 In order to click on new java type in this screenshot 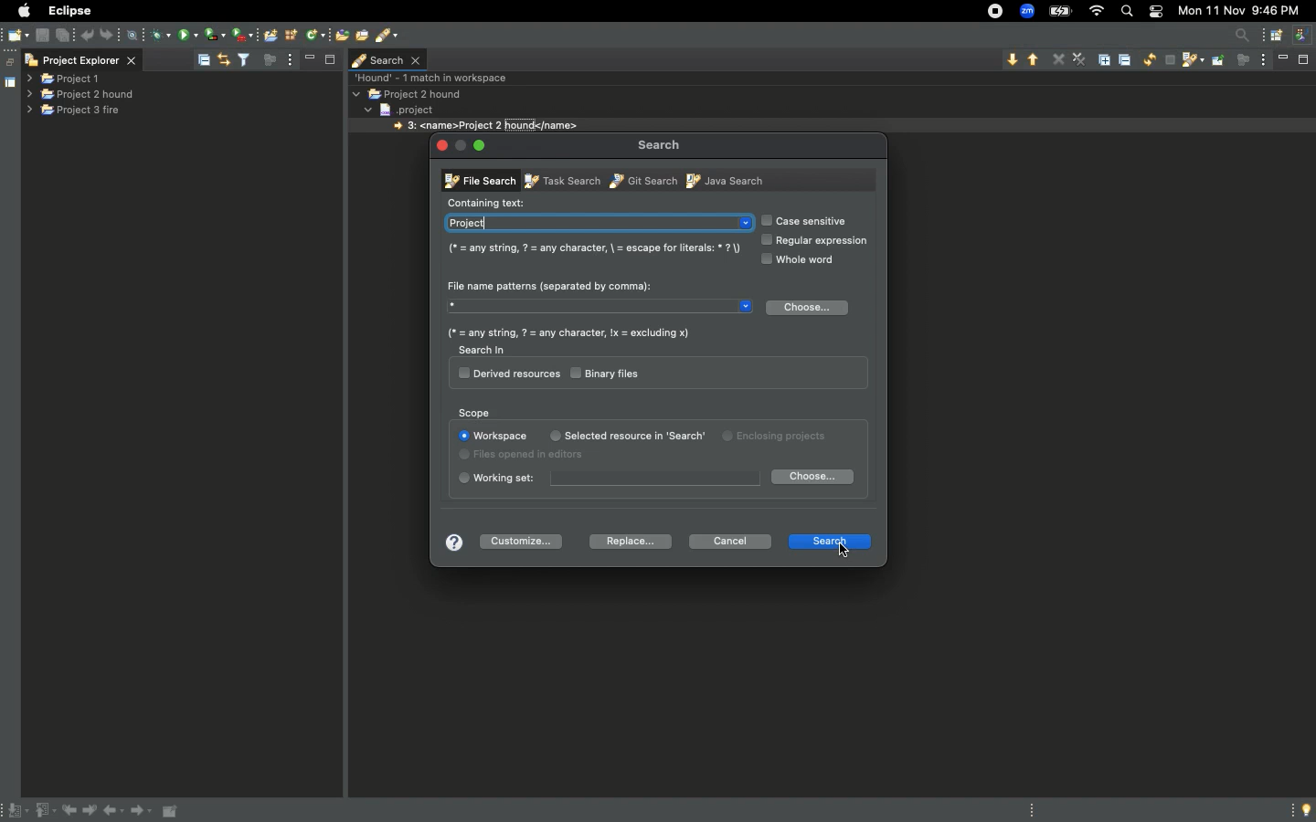, I will do `click(292, 35)`.